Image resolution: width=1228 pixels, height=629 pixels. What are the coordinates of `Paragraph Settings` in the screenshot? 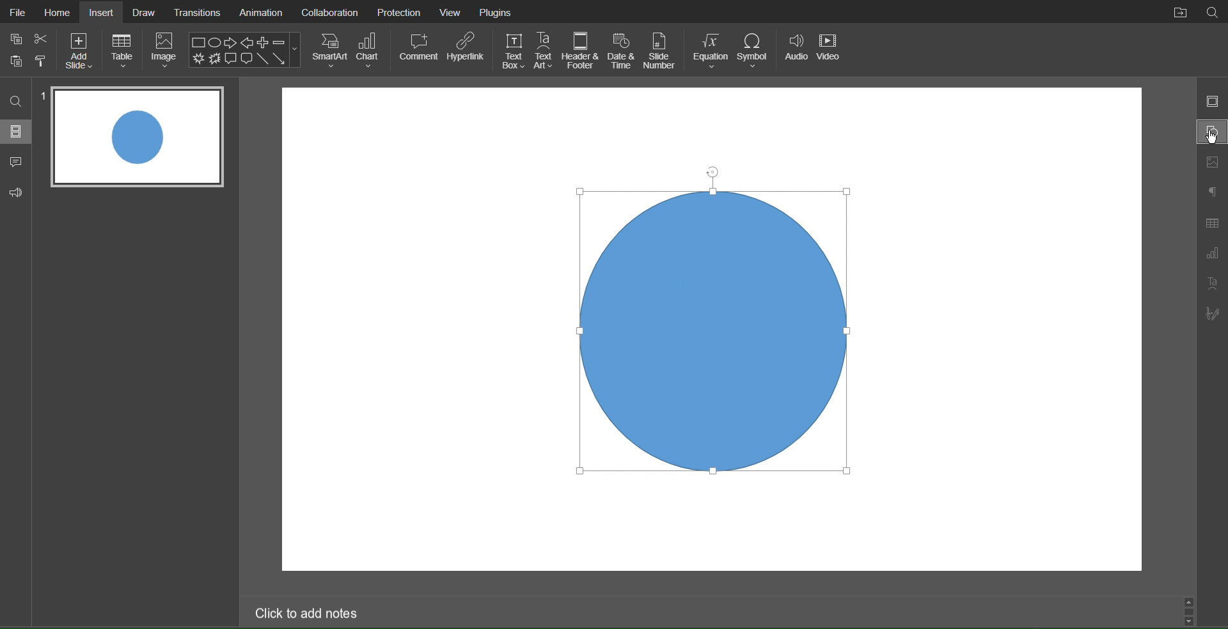 It's located at (1211, 193).